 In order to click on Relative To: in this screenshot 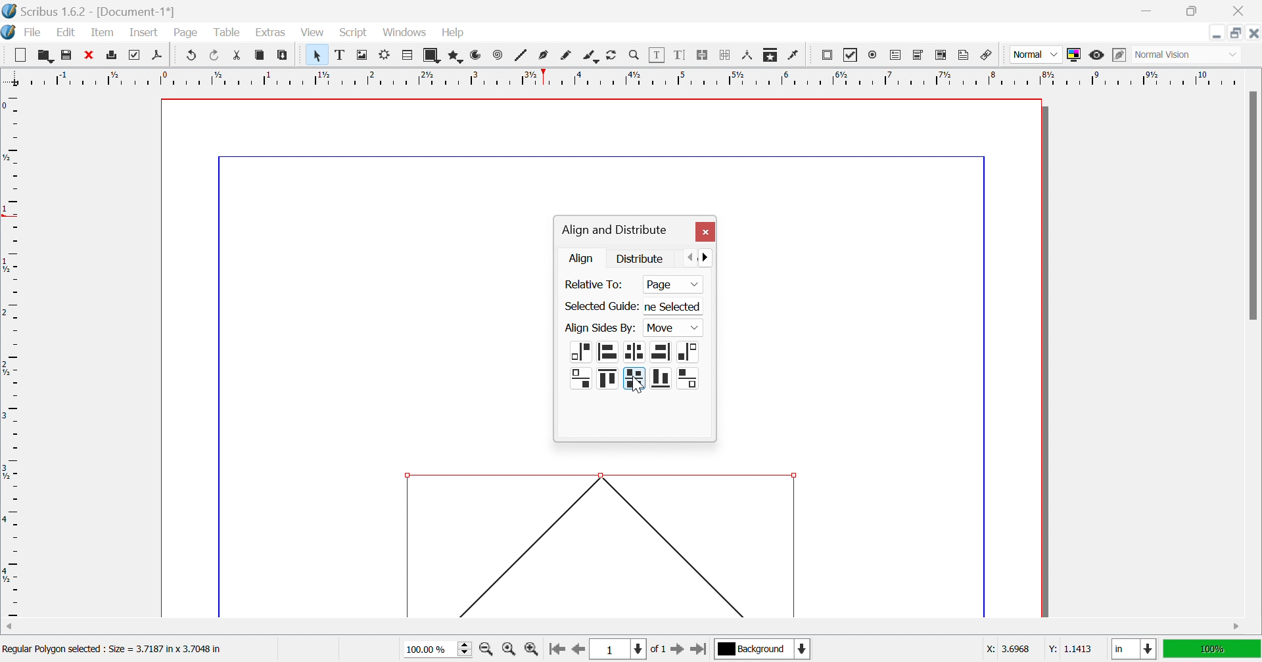, I will do `click(596, 284)`.